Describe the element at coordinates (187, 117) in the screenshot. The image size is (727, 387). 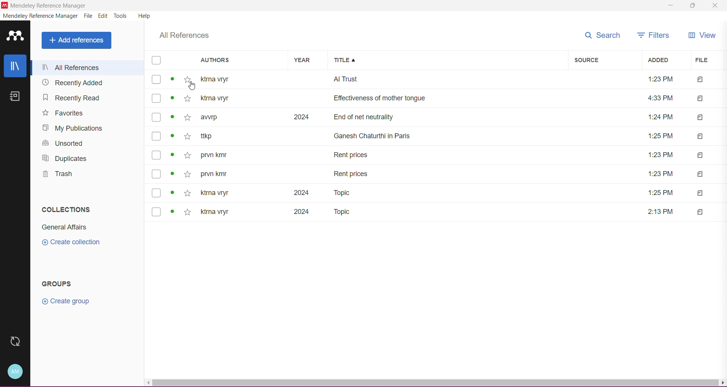
I see `Add to favorite` at that location.